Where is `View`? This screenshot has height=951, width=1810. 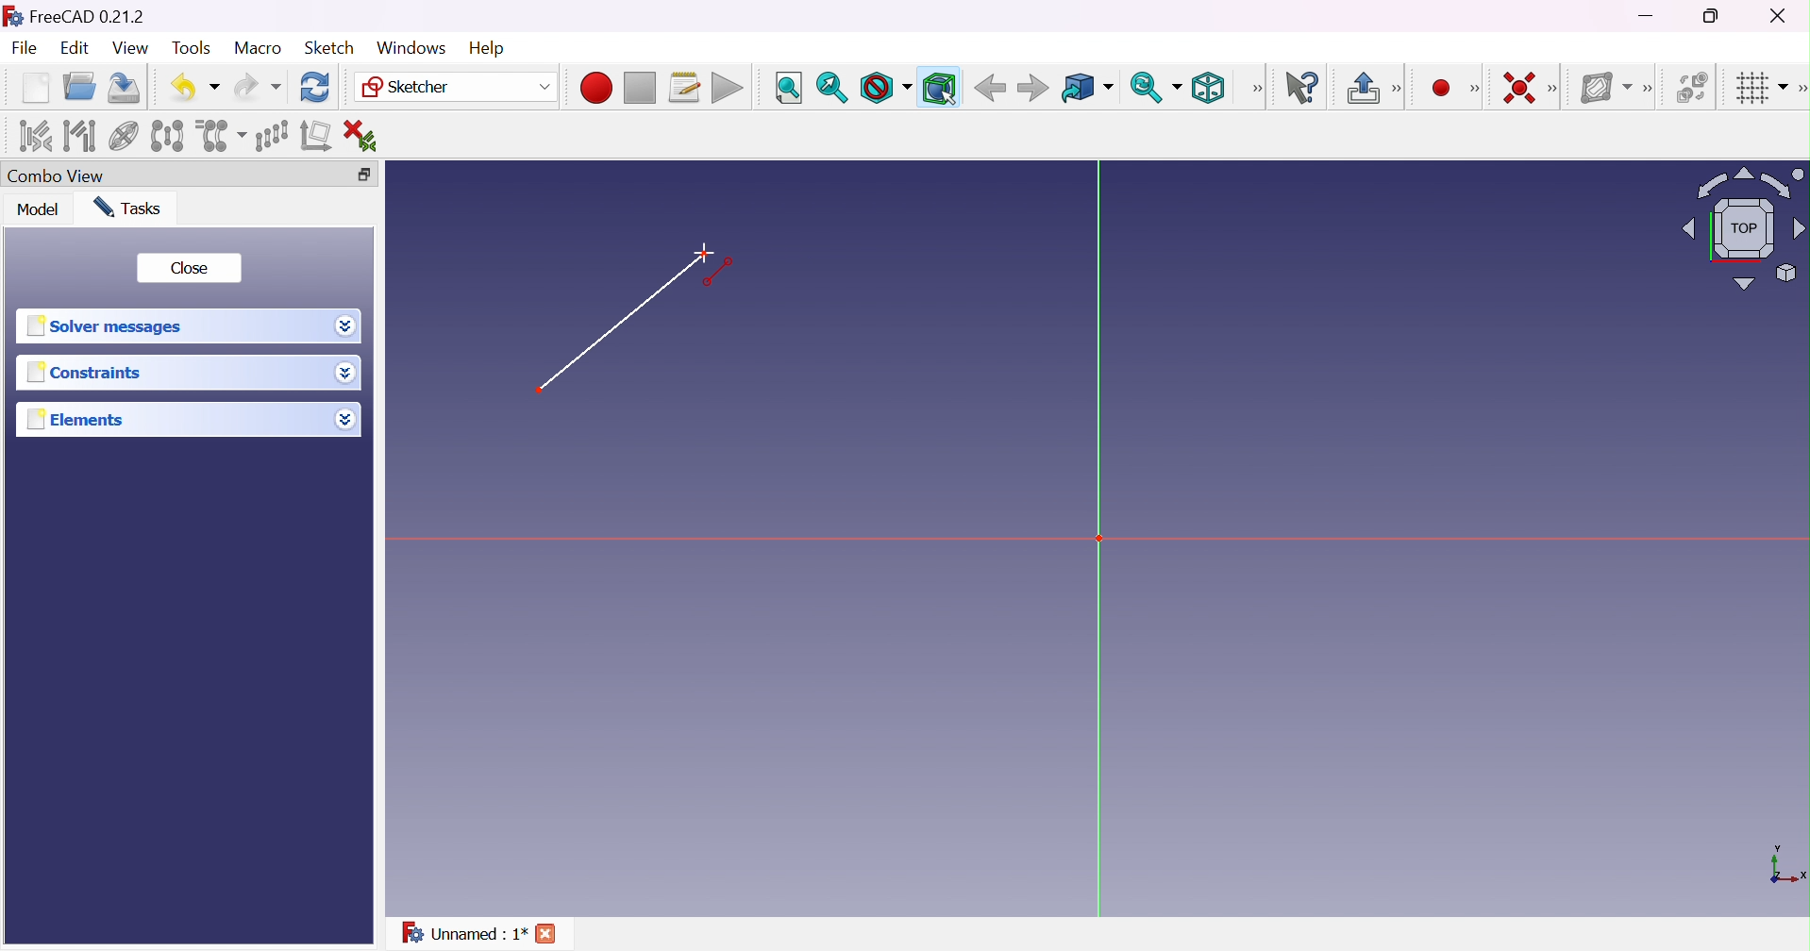 View is located at coordinates (130, 48).